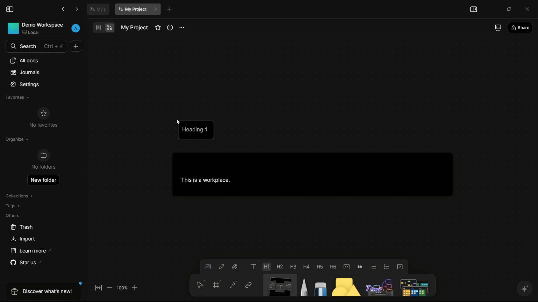 This screenshot has height=302, width=538. Describe the element at coordinates (279, 266) in the screenshot. I see `heading 2` at that location.